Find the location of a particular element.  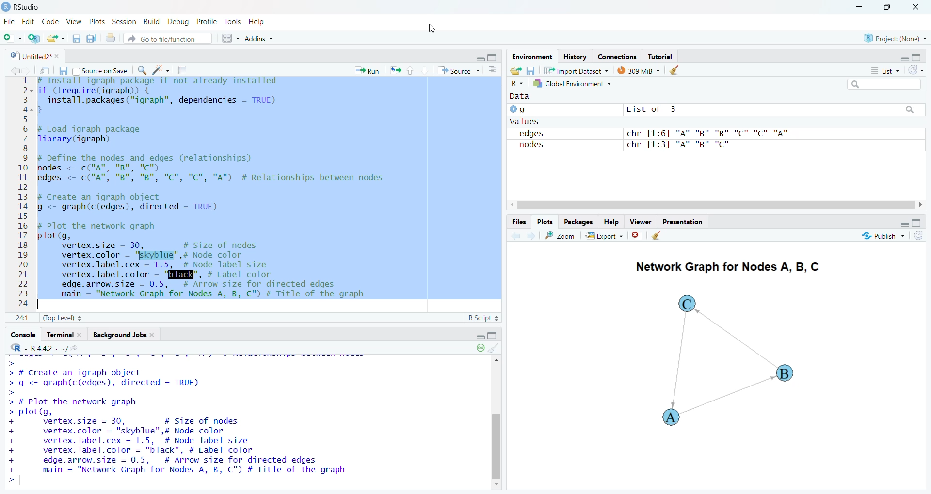

(Top Level) » is located at coordinates (63, 317).